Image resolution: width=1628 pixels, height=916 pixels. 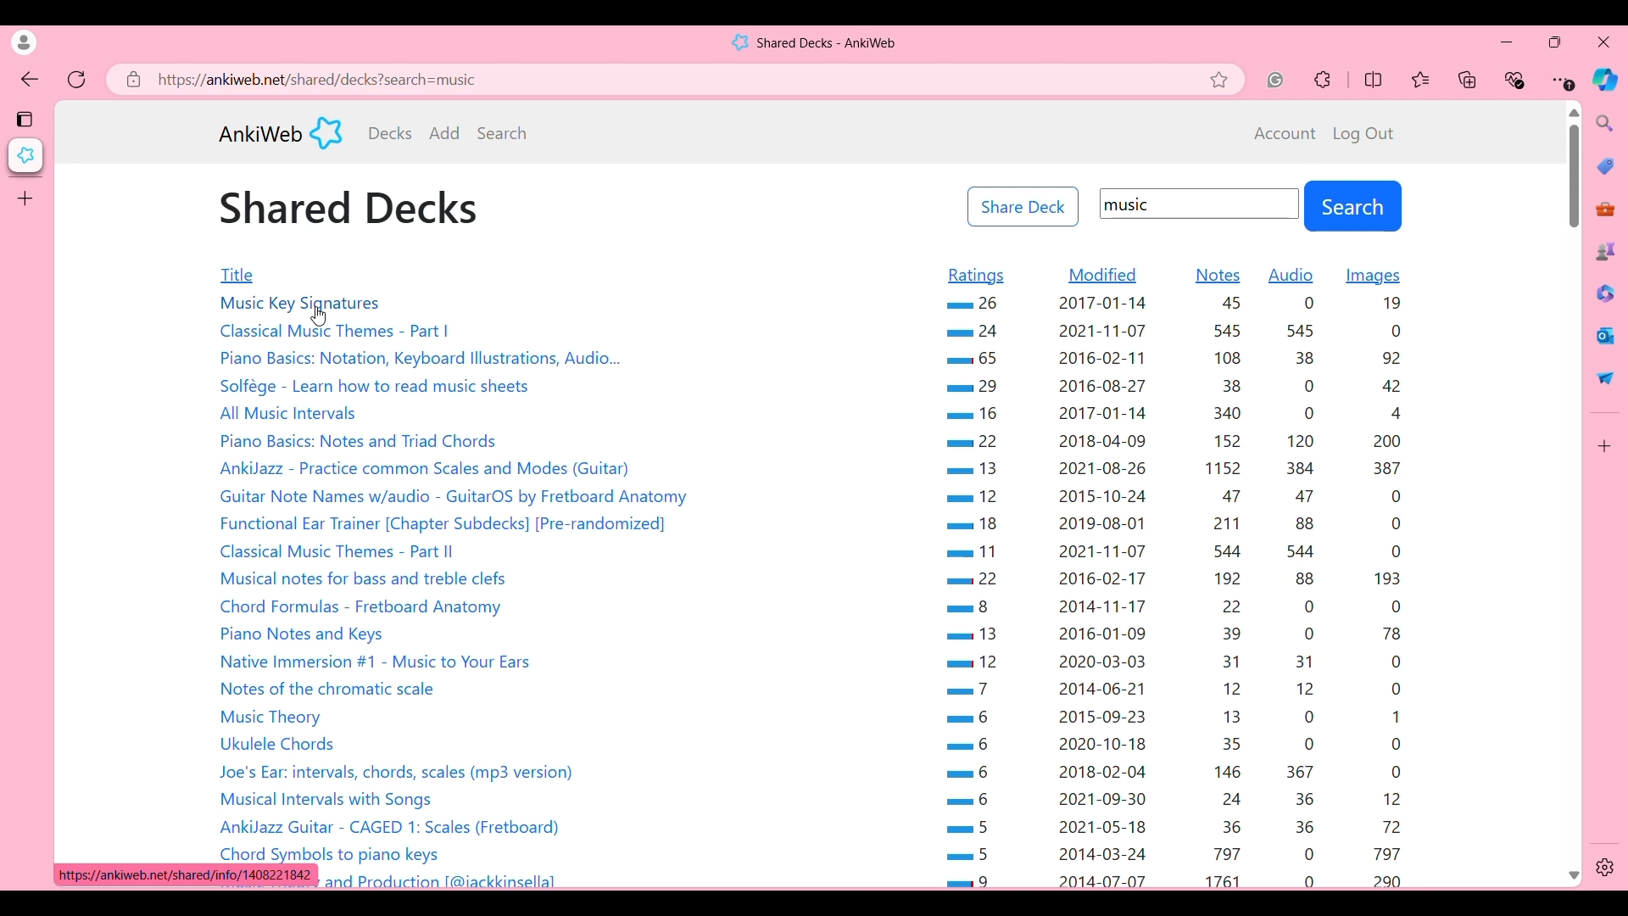 What do you see at coordinates (376, 385) in the screenshot?
I see `Solfege - Learn how to read music sheets` at bounding box center [376, 385].